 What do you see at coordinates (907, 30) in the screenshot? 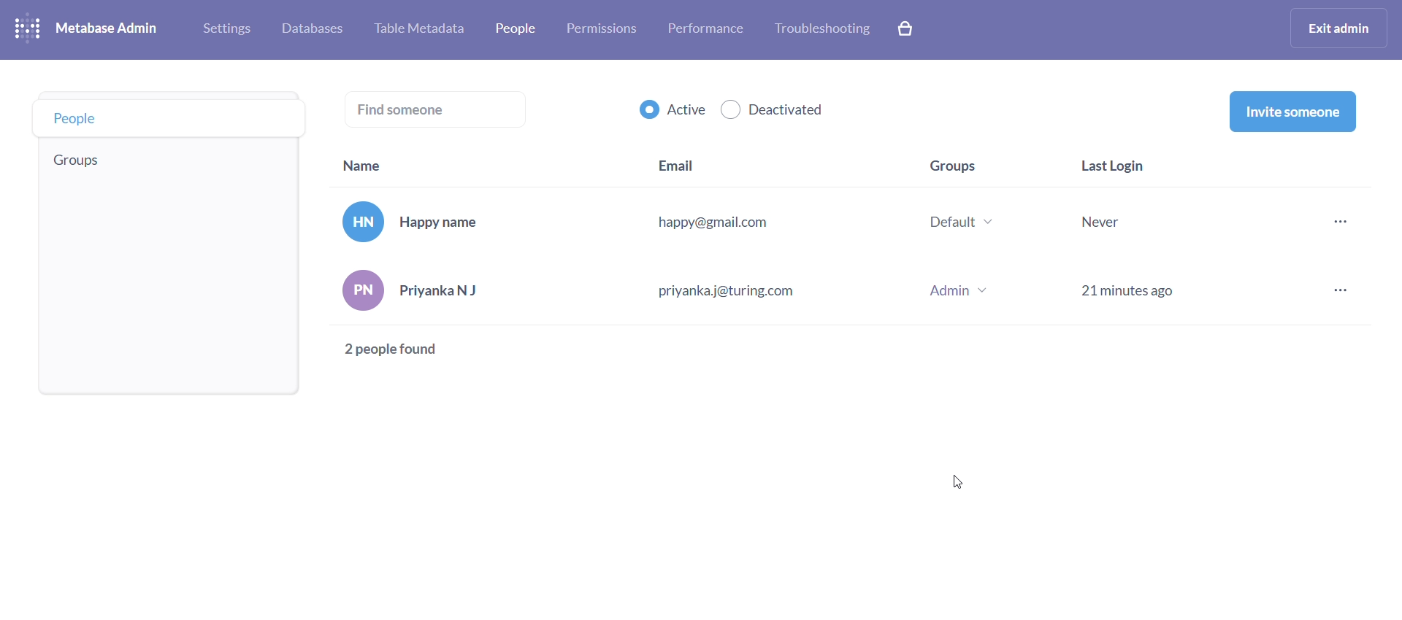
I see `explore paid features` at bounding box center [907, 30].